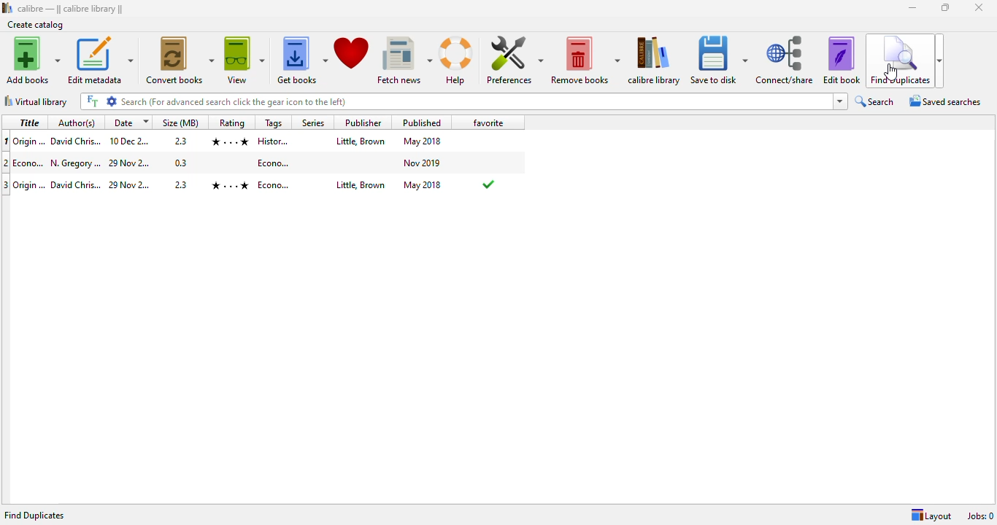 This screenshot has height=525, width=997. What do you see at coordinates (181, 122) in the screenshot?
I see `size (MB)` at bounding box center [181, 122].